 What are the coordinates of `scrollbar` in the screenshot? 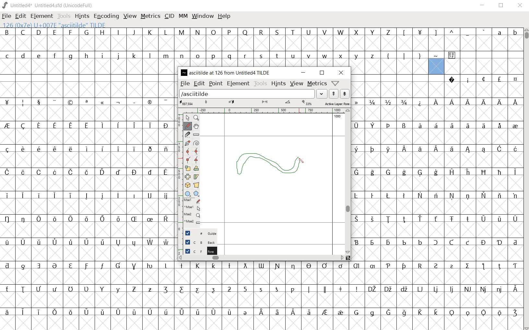 It's located at (348, 181).